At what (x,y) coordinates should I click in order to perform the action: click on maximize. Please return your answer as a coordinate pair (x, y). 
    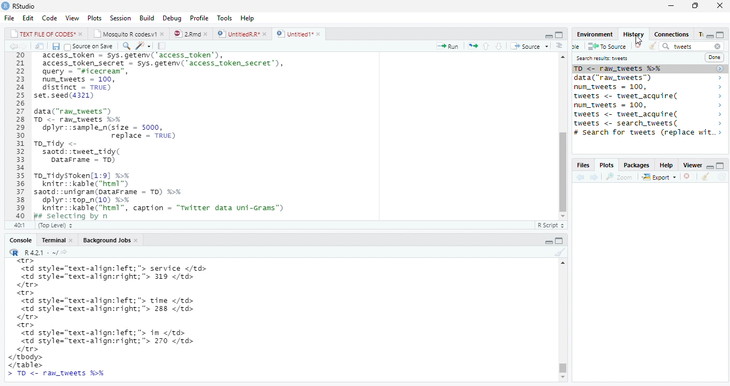
    Looking at the image, I should click on (698, 5).